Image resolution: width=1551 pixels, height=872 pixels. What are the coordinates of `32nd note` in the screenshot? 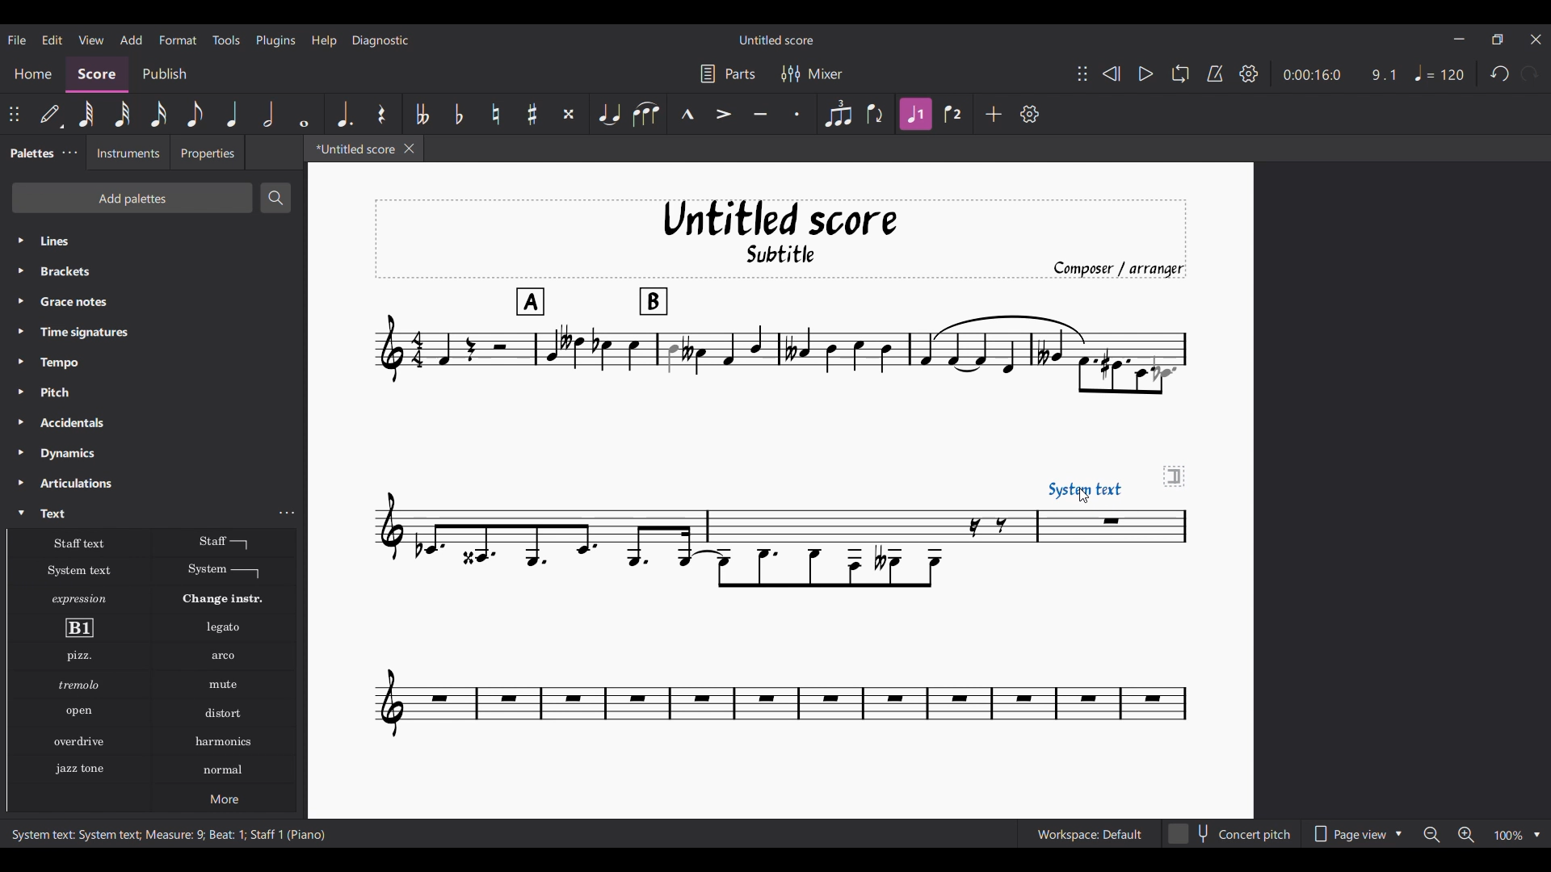 It's located at (122, 114).